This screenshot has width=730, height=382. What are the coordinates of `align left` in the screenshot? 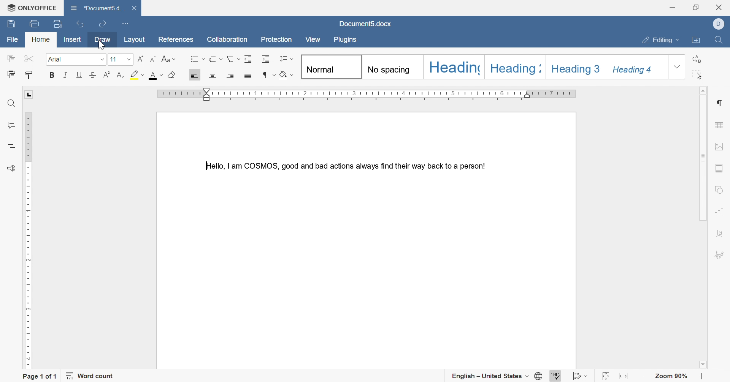 It's located at (195, 74).